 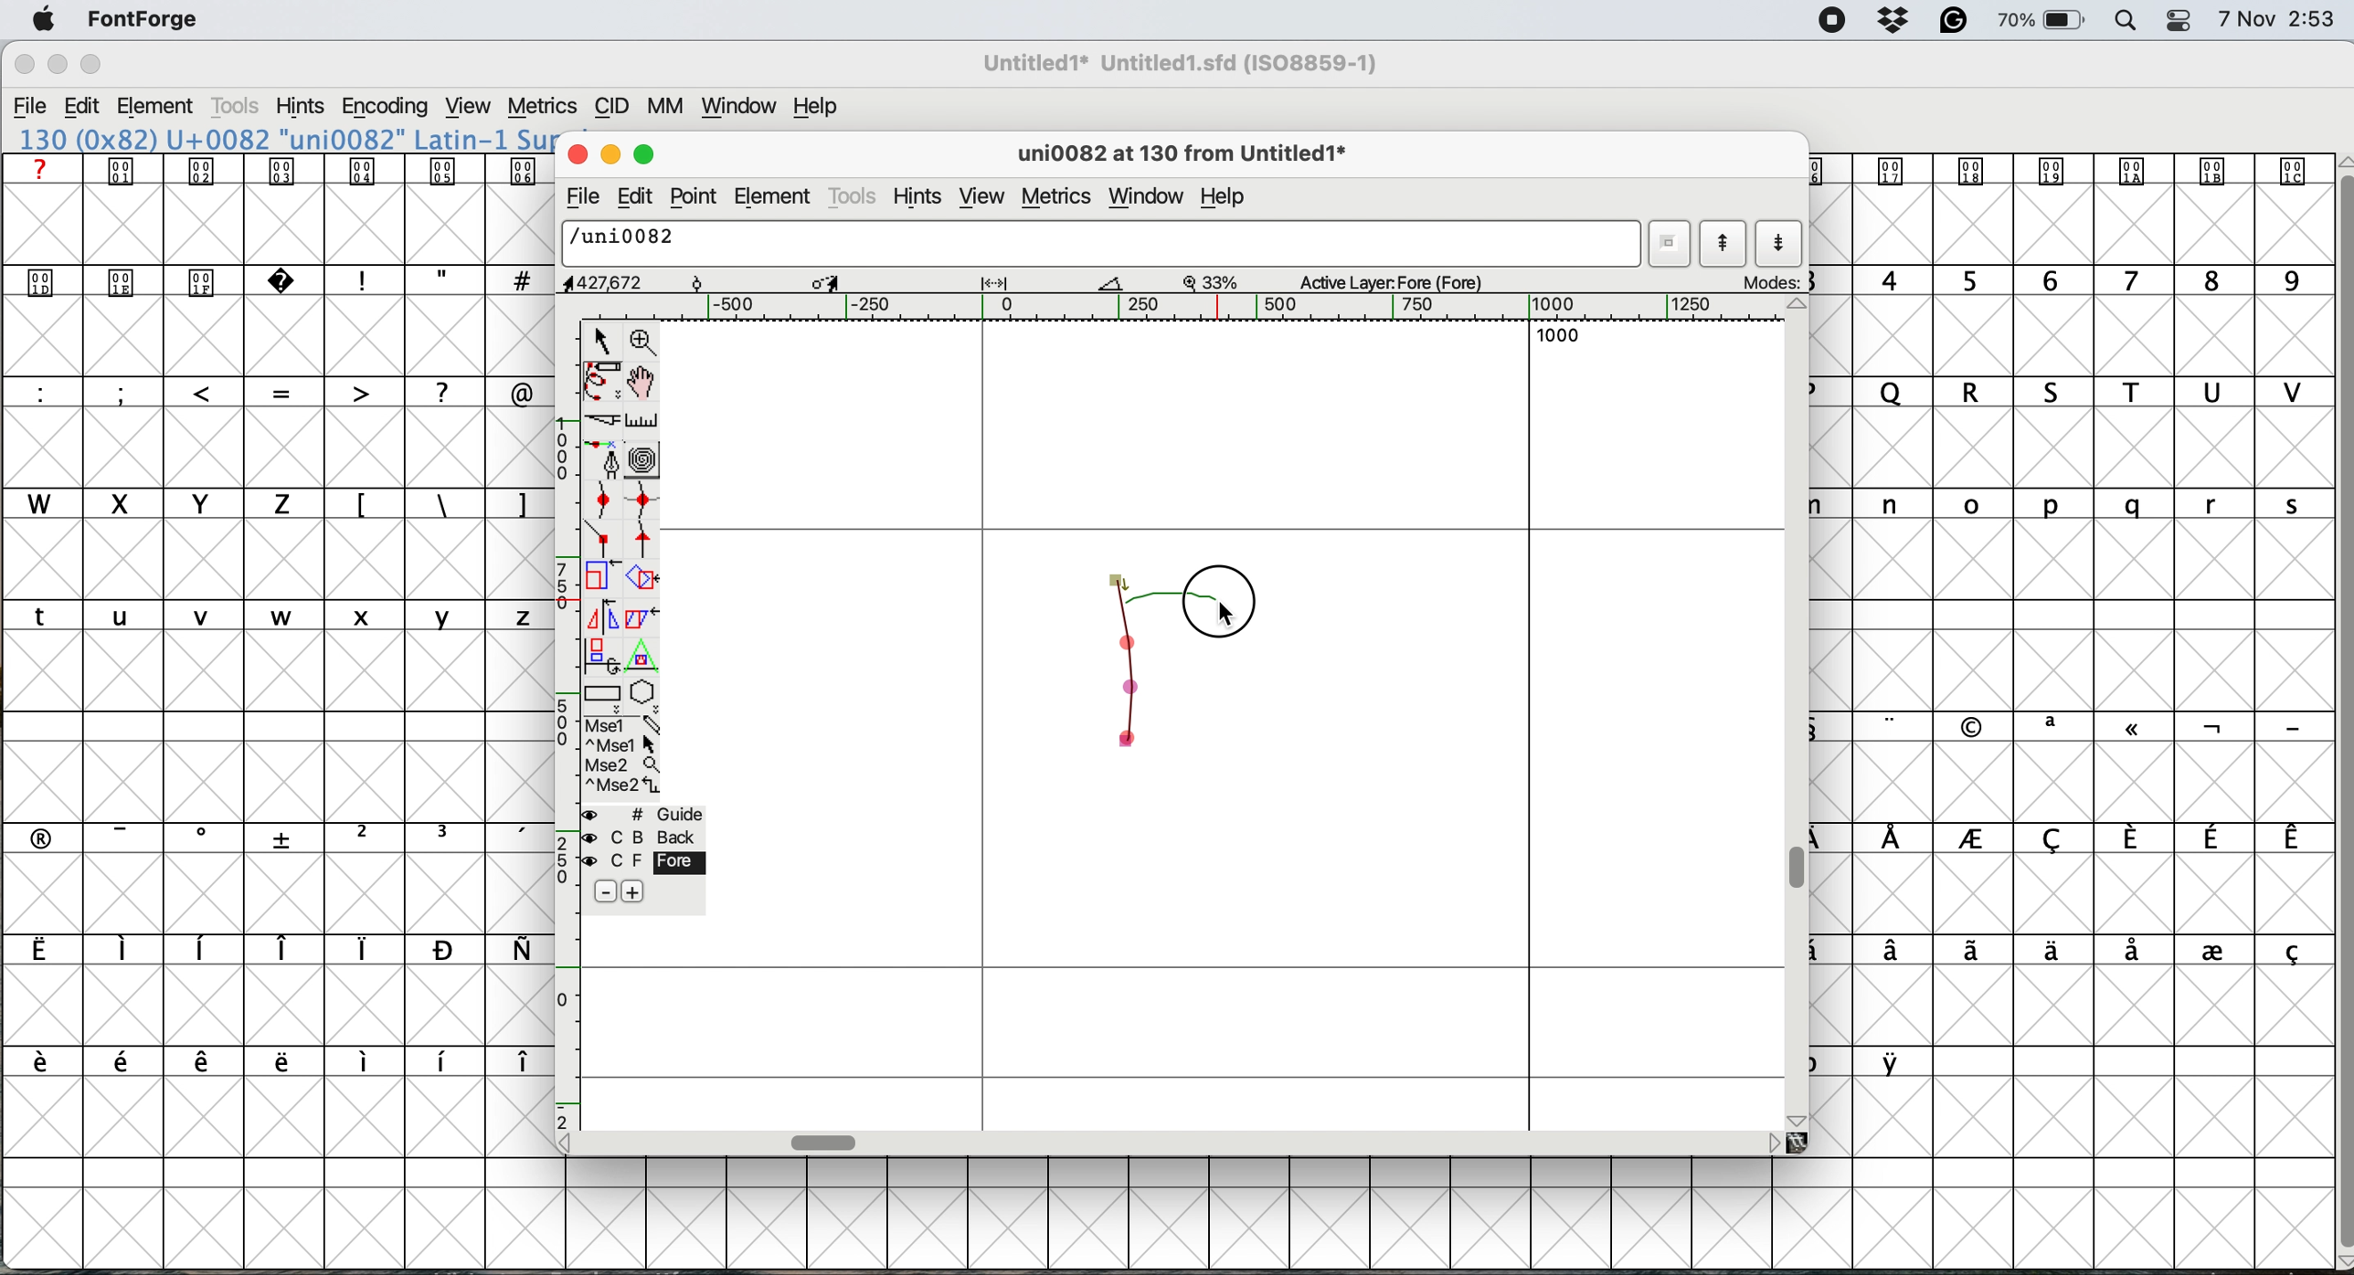 What do you see at coordinates (1672, 243) in the screenshot?
I see `current word list` at bounding box center [1672, 243].